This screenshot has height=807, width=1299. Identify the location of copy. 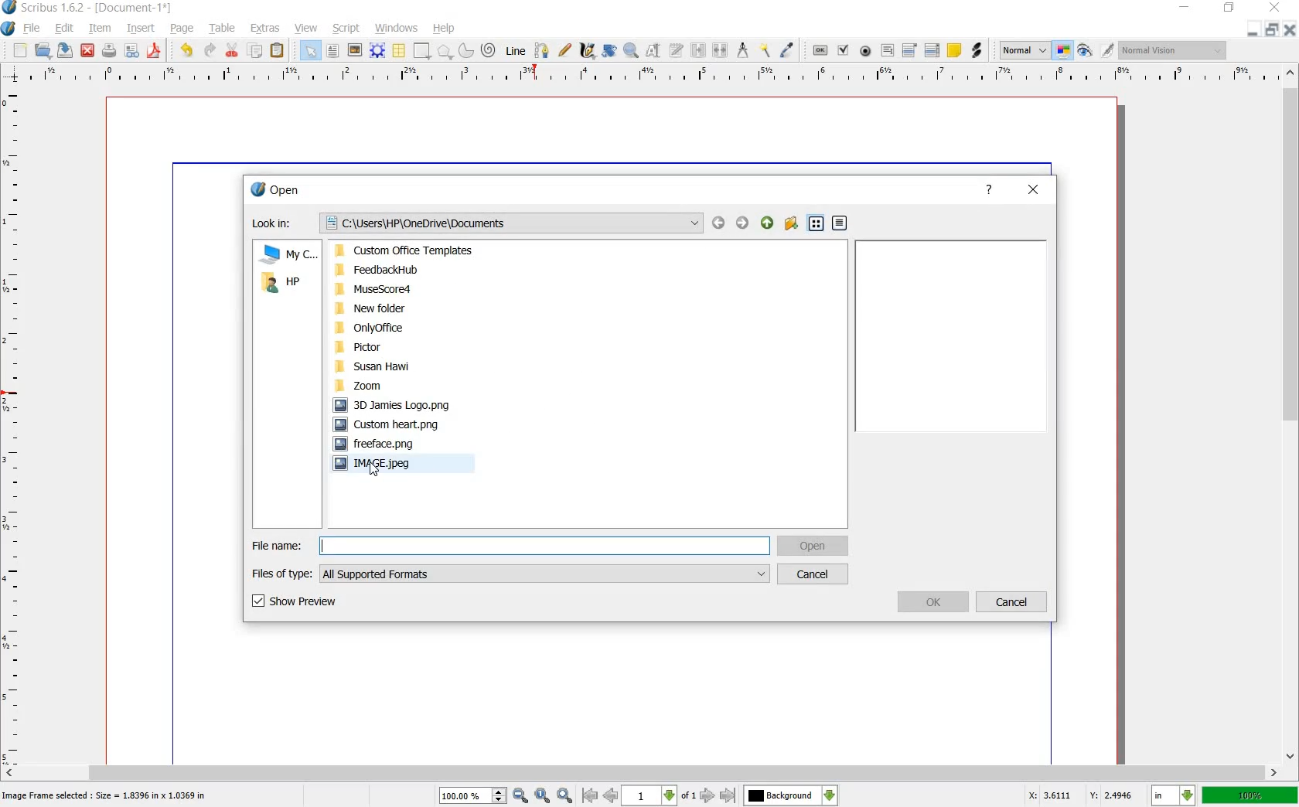
(256, 52).